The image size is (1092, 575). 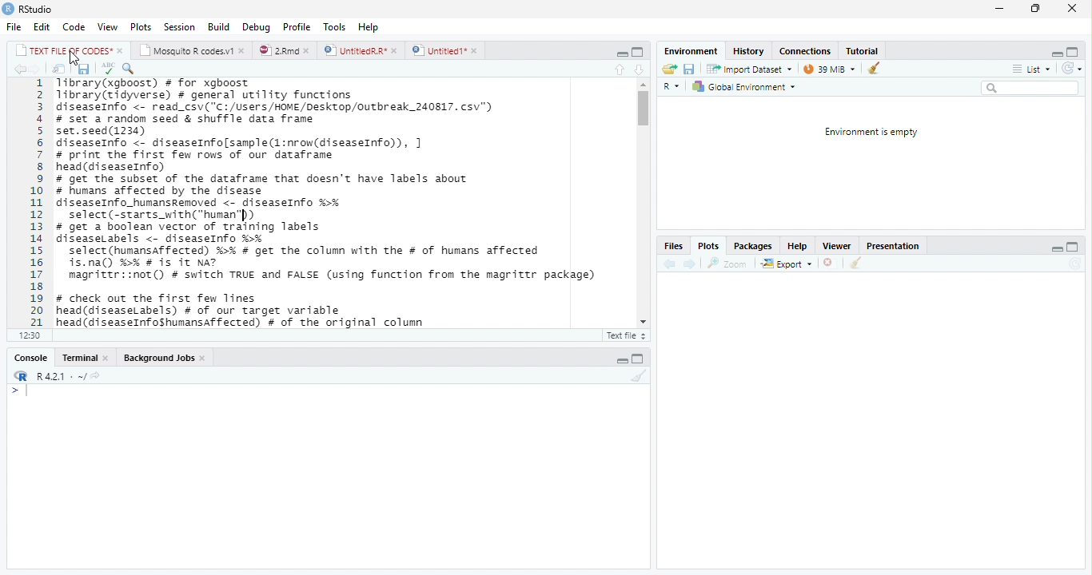 I want to click on Session, so click(x=180, y=26).